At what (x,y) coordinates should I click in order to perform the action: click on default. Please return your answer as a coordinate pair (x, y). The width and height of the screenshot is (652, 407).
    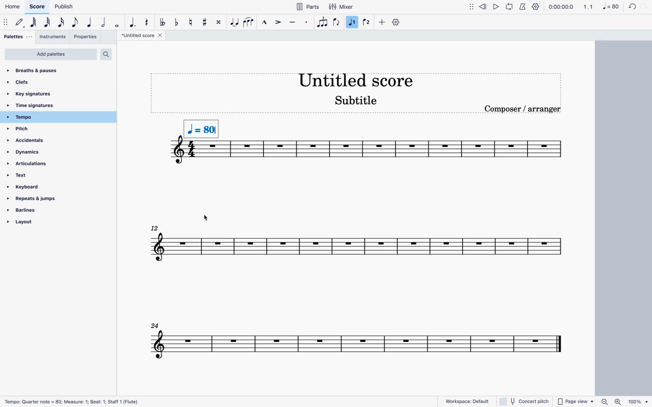
    Looking at the image, I should click on (19, 24).